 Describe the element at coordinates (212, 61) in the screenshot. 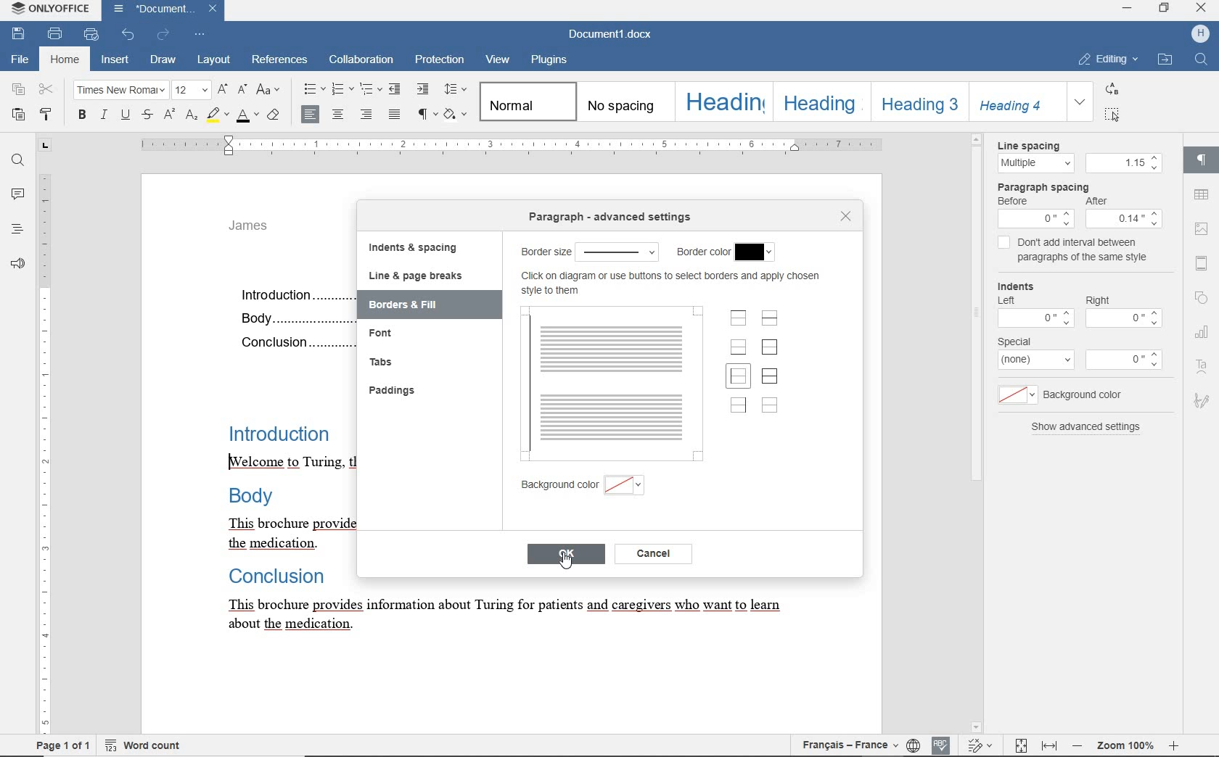

I see `layout` at that location.